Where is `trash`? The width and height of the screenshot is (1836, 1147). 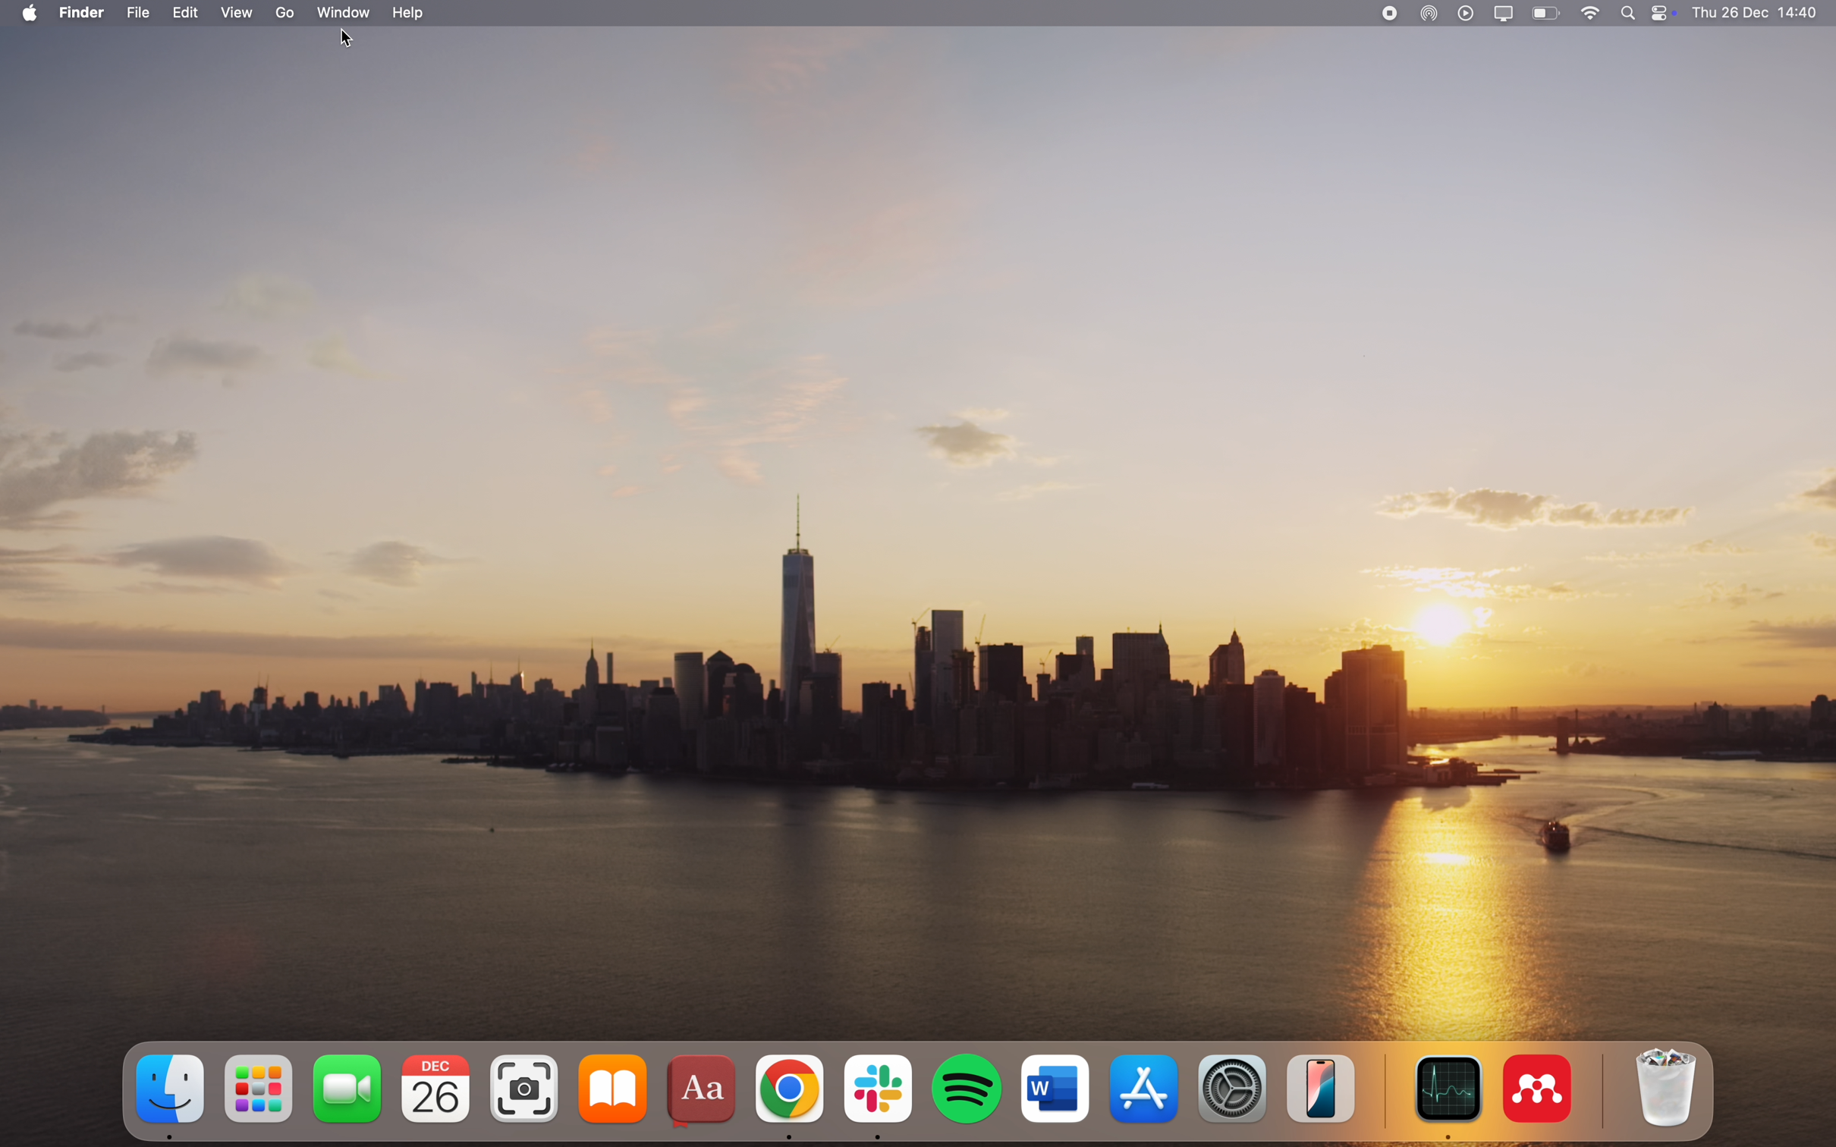 trash is located at coordinates (1663, 1086).